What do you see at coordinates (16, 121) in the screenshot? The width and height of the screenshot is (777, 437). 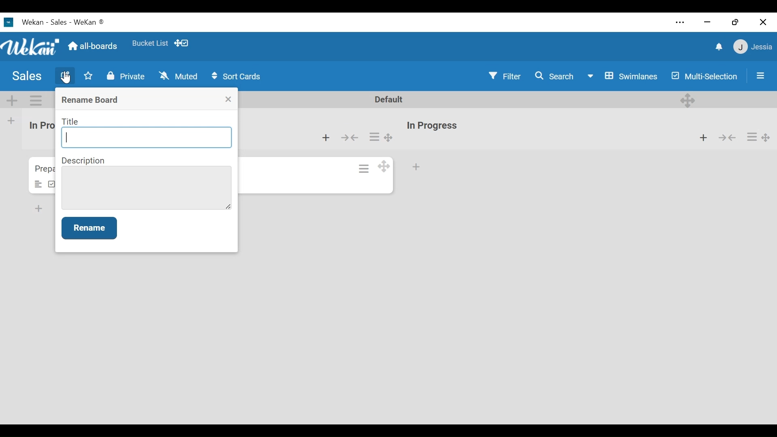 I see `add list` at bounding box center [16, 121].